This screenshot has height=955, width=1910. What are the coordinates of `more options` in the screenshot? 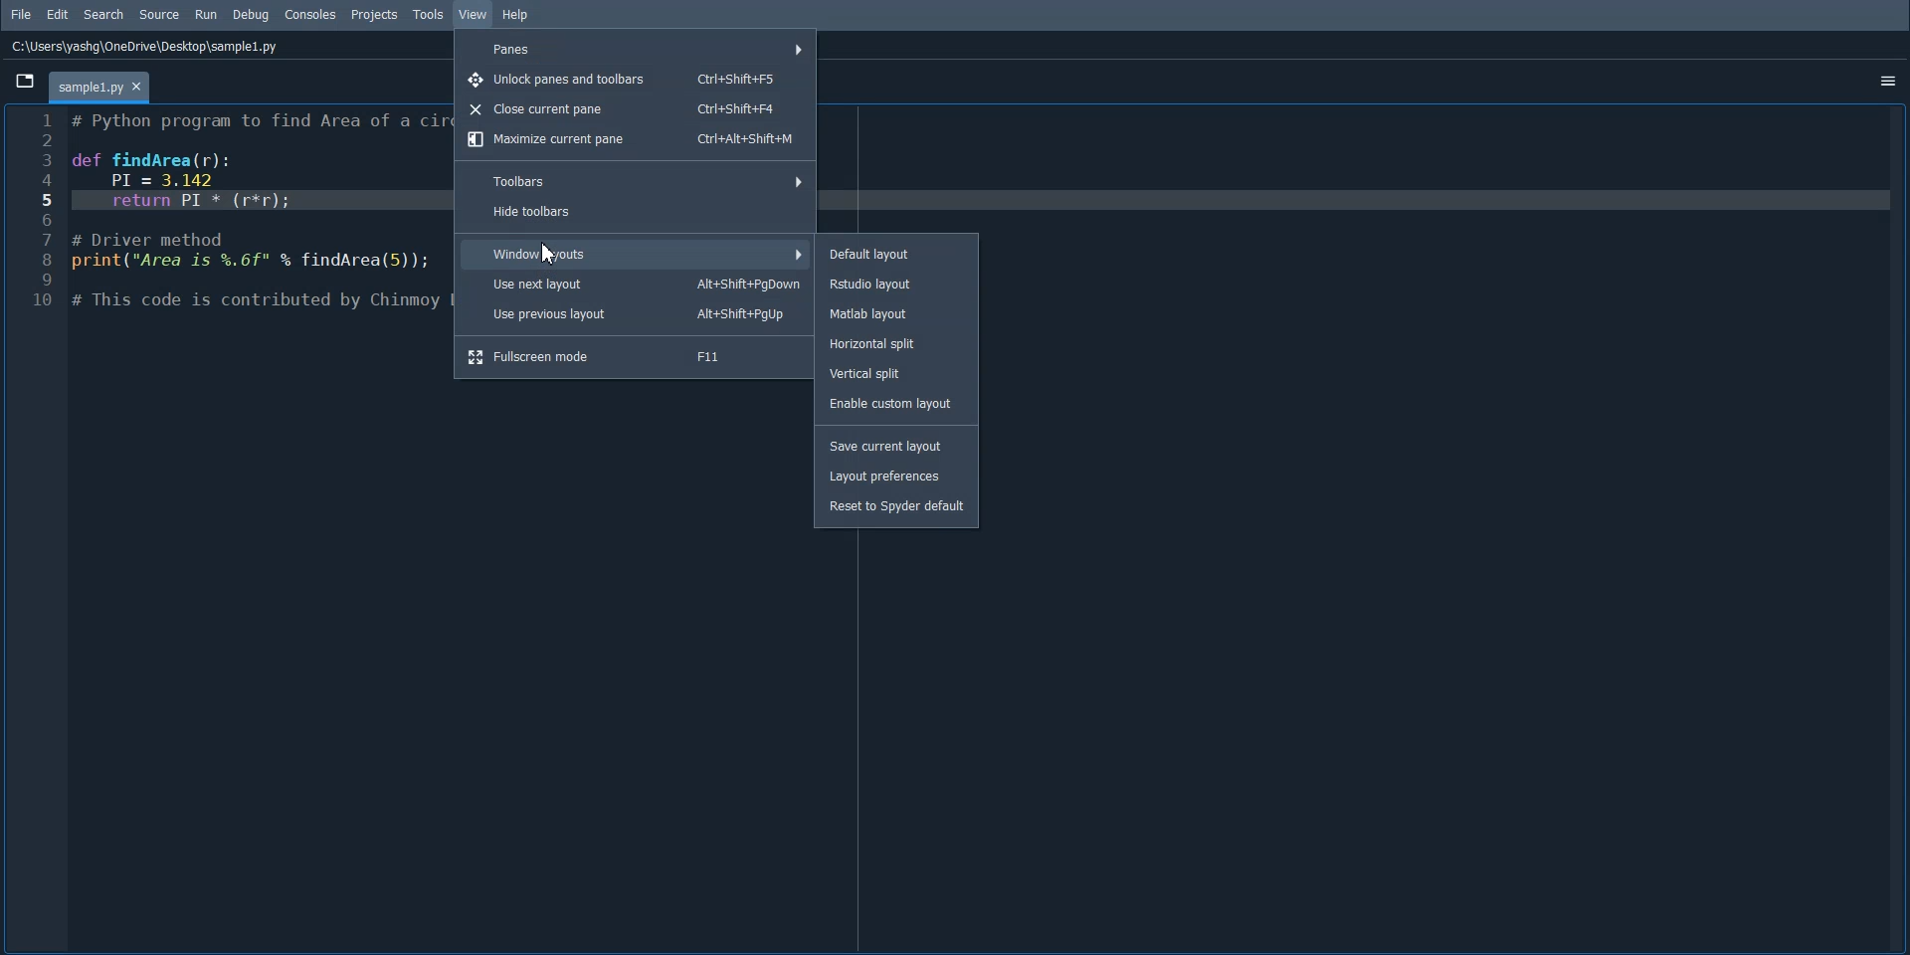 It's located at (1893, 80).